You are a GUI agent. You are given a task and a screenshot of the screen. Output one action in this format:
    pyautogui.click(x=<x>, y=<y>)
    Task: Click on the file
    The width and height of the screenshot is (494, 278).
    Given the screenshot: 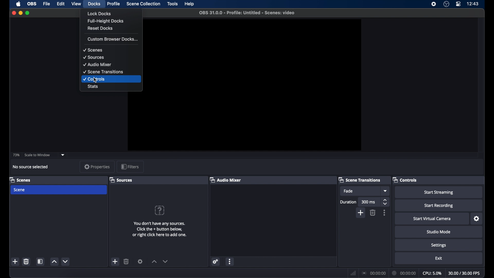 What is the action you would take?
    pyautogui.click(x=47, y=4)
    